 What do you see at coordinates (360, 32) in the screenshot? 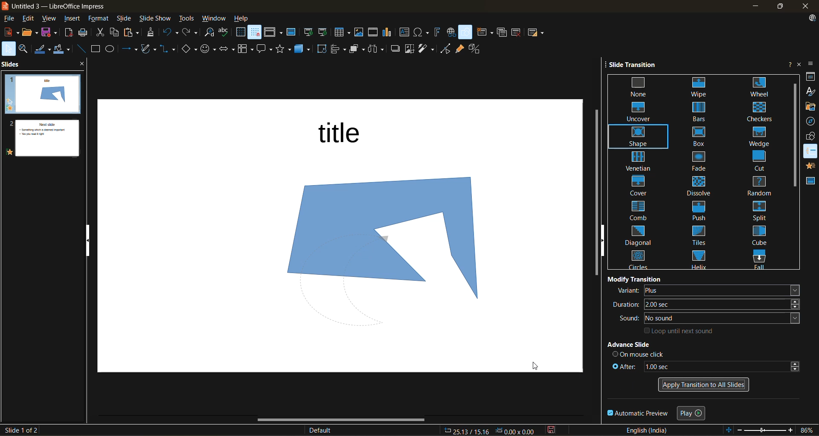
I see `insert image` at bounding box center [360, 32].